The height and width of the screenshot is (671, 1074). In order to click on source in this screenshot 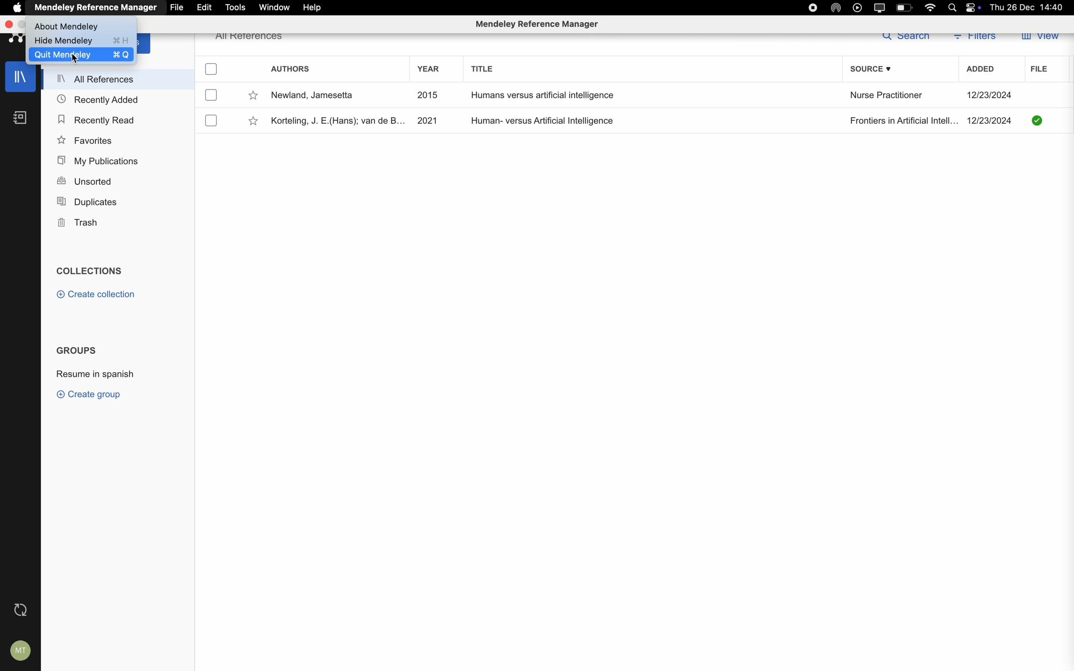, I will do `click(873, 70)`.